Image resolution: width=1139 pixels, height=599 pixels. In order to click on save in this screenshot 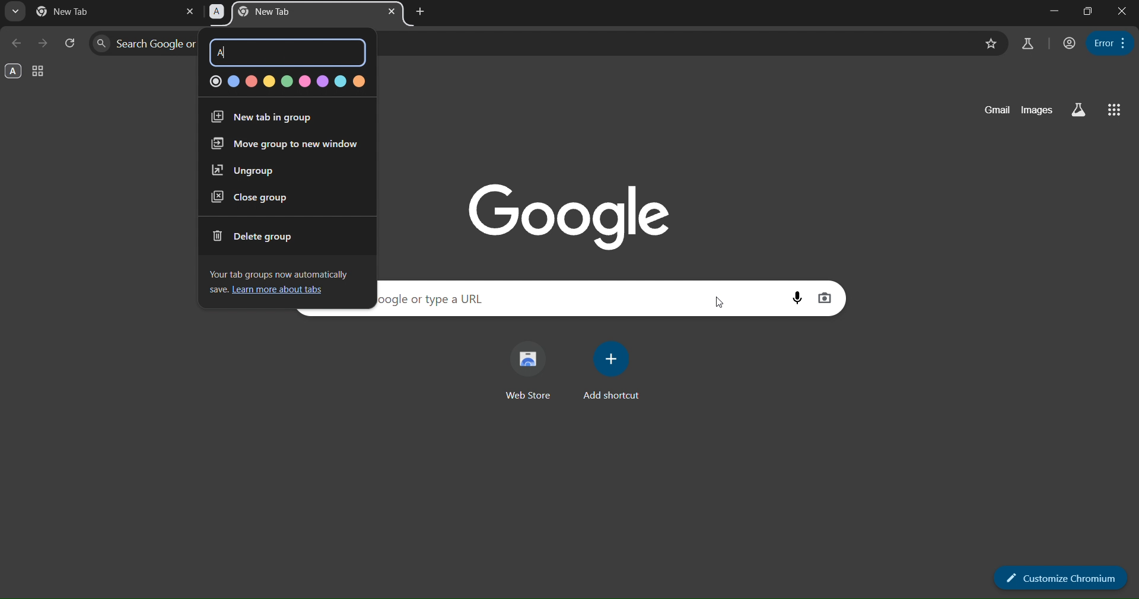, I will do `click(216, 289)`.